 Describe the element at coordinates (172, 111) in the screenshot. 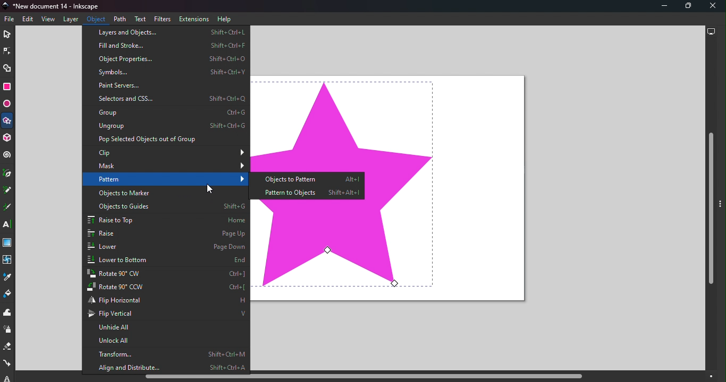

I see `Group` at that location.